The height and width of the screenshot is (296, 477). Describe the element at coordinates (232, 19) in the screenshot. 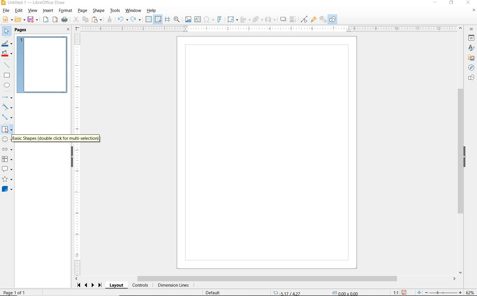

I see `TRANSFORMATIONS` at that location.